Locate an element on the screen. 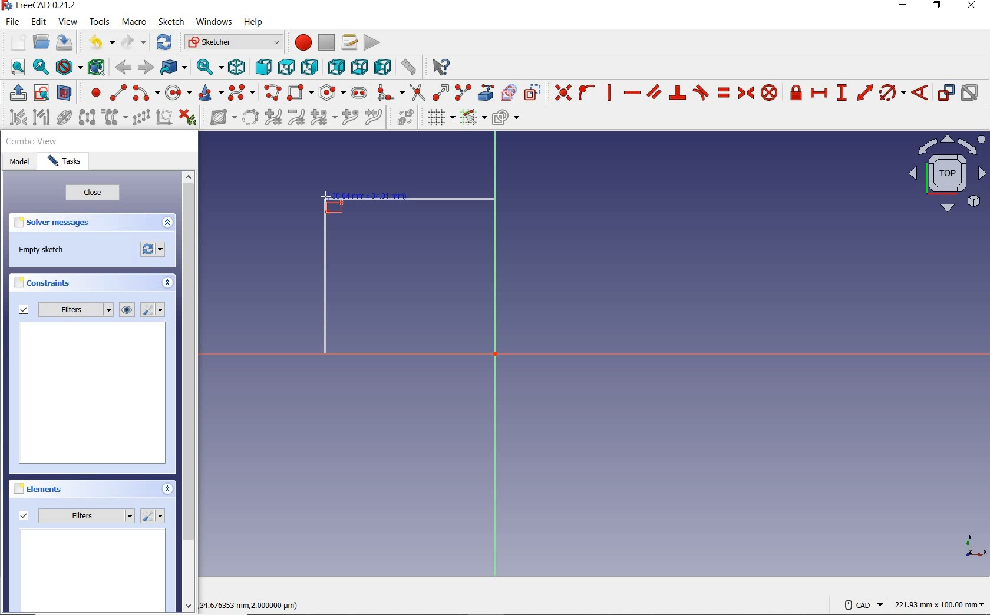 This screenshot has height=615, width=990. create rectangle is located at coordinates (301, 92).